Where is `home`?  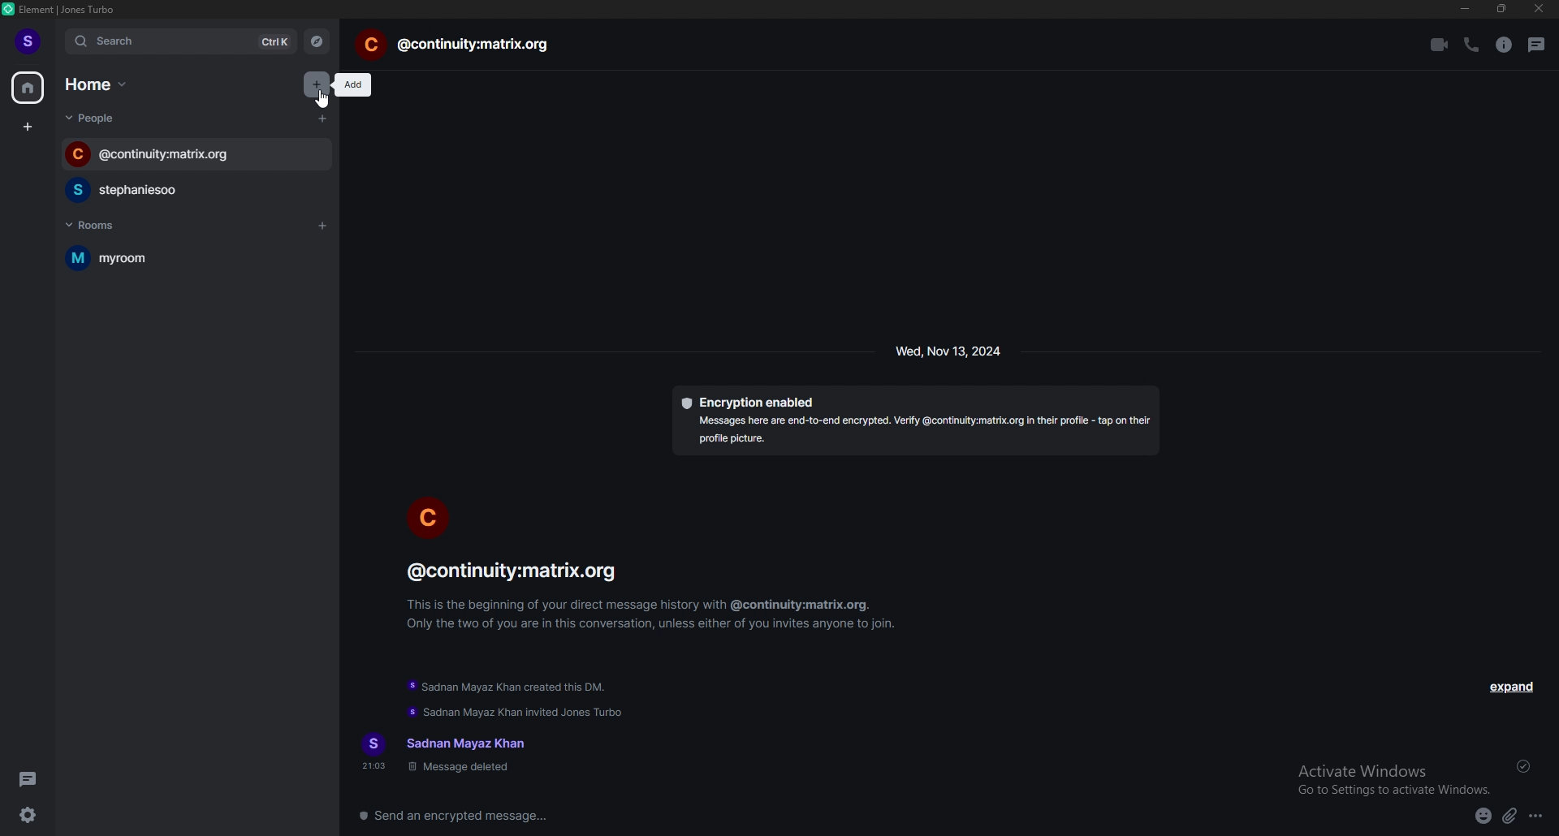 home is located at coordinates (100, 84).